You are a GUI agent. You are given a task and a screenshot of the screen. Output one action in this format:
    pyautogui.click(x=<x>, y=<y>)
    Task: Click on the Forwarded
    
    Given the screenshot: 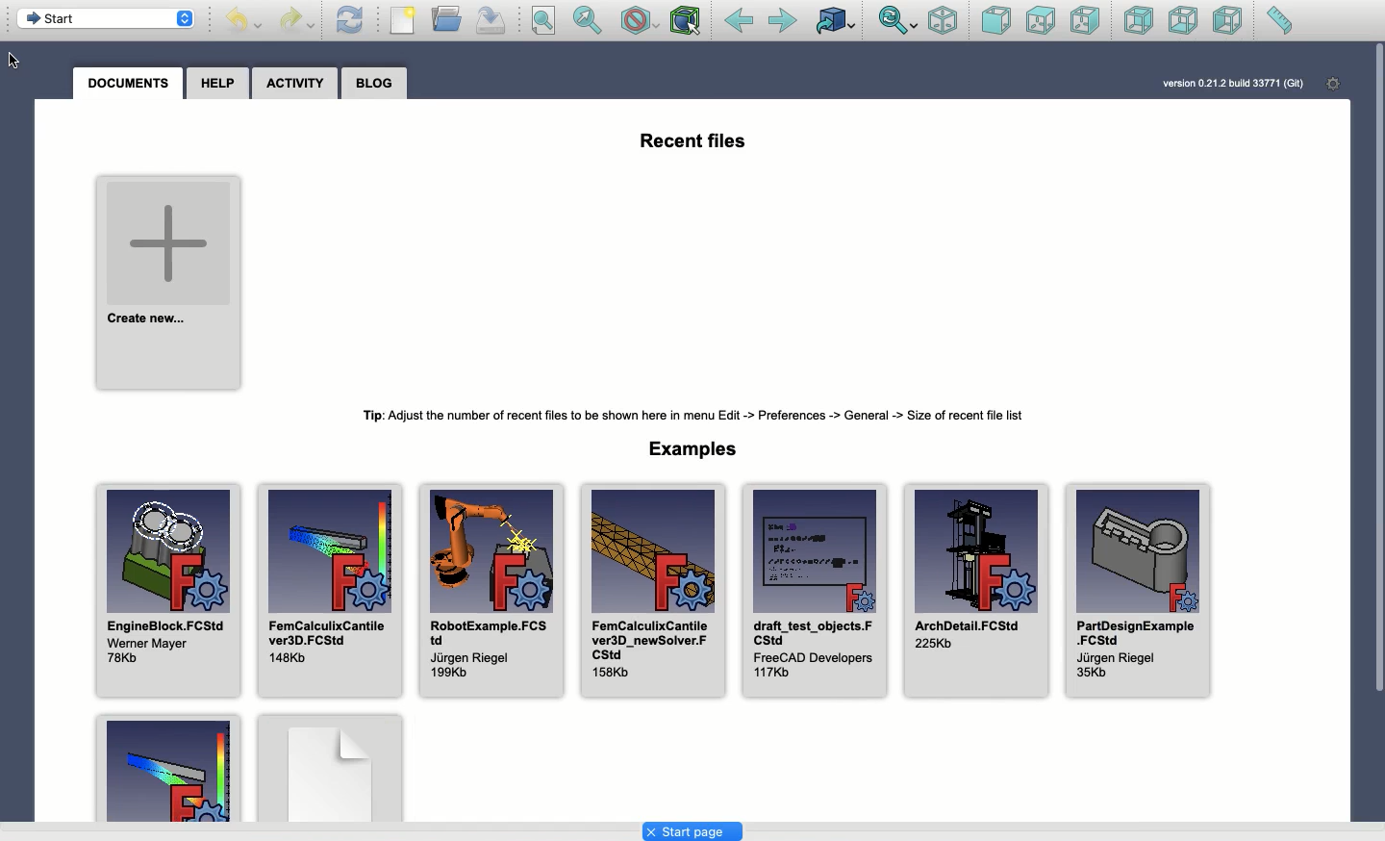 What is the action you would take?
    pyautogui.click(x=783, y=20)
    